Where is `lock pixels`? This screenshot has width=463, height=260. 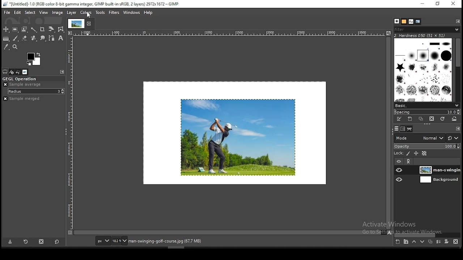
lock pixels is located at coordinates (408, 153).